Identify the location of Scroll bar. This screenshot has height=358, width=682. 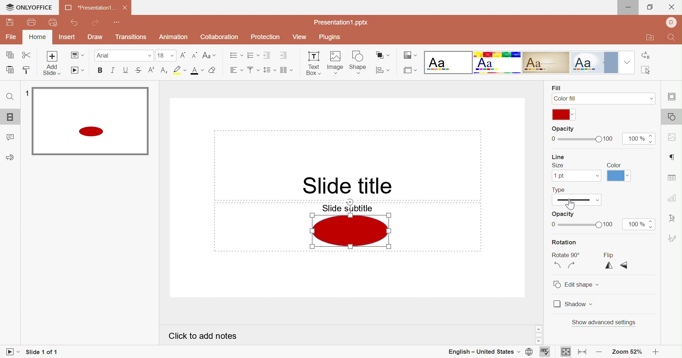
(541, 336).